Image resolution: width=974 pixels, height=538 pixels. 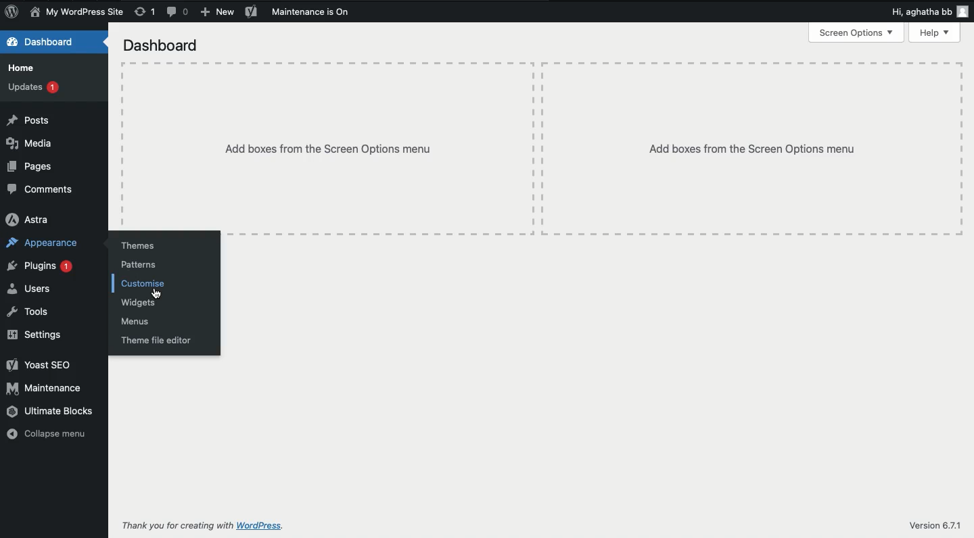 I want to click on Astra, so click(x=30, y=220).